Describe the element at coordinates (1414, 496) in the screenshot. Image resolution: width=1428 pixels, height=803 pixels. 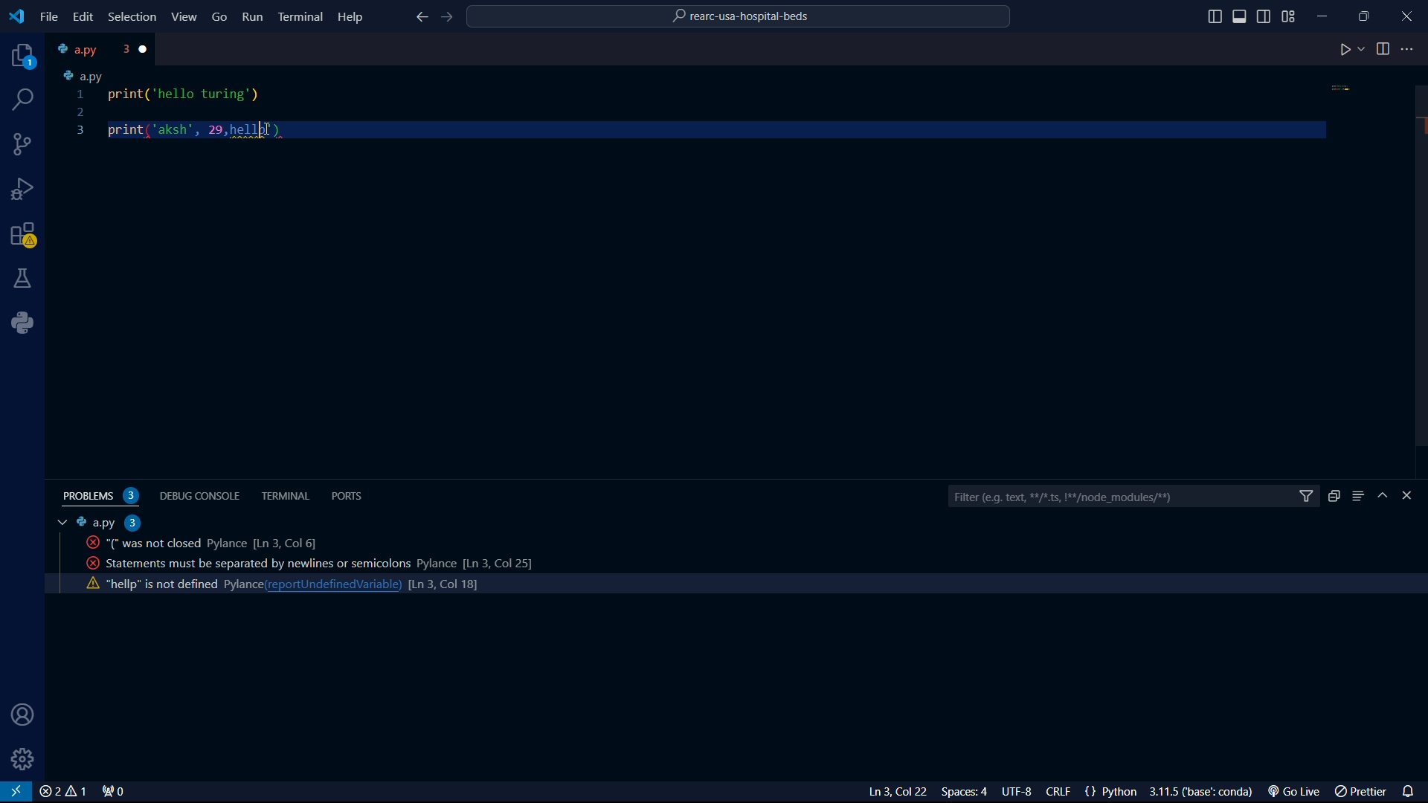
I see `close bar` at that location.